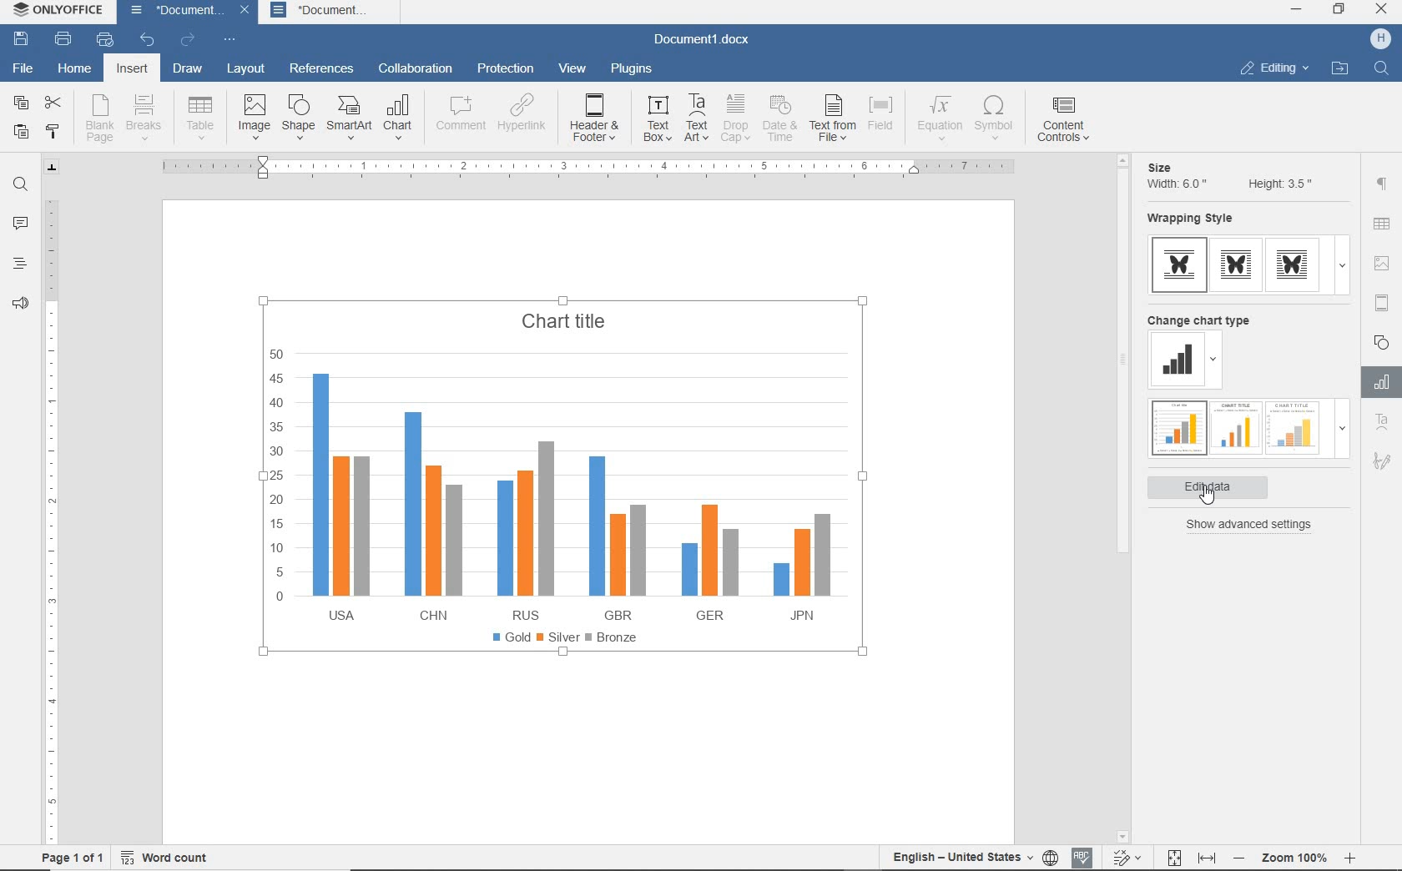 The image size is (1402, 871). What do you see at coordinates (1241, 858) in the screenshot?
I see `zoom out` at bounding box center [1241, 858].